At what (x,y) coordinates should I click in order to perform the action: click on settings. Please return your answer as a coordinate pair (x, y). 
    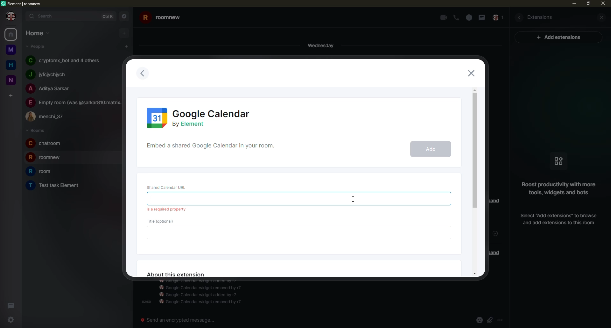
    Looking at the image, I should click on (13, 321).